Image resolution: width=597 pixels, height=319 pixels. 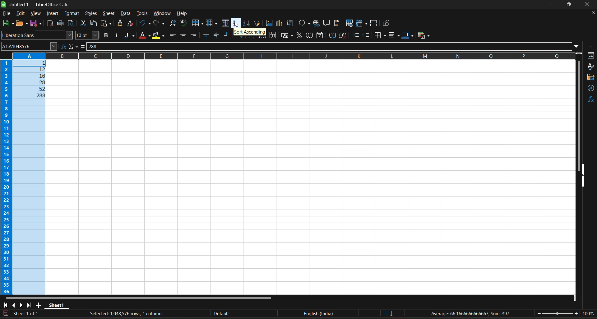 What do you see at coordinates (172, 35) in the screenshot?
I see `align left` at bounding box center [172, 35].